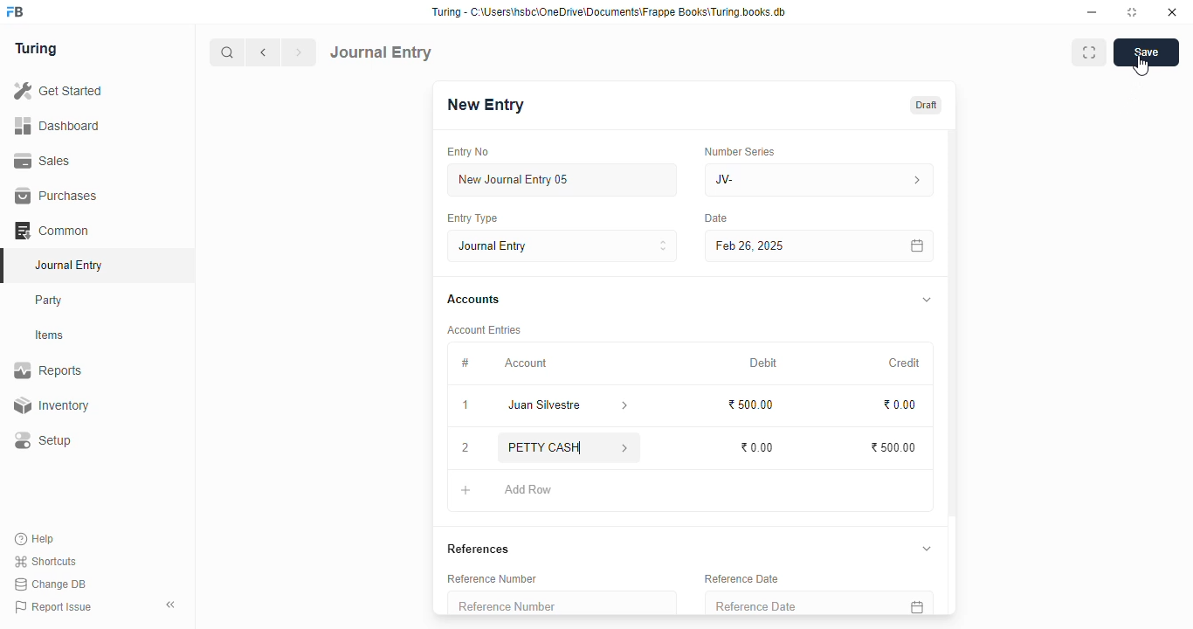 This screenshot has width=1193, height=629. I want to click on entry type, so click(472, 218).